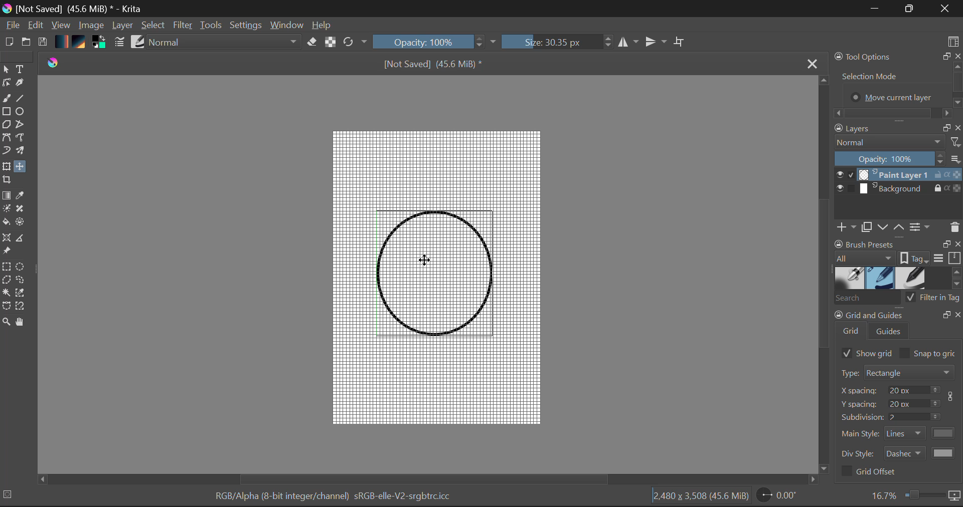 Image resolution: width=963 pixels, height=507 pixels. I want to click on Image, so click(91, 26).